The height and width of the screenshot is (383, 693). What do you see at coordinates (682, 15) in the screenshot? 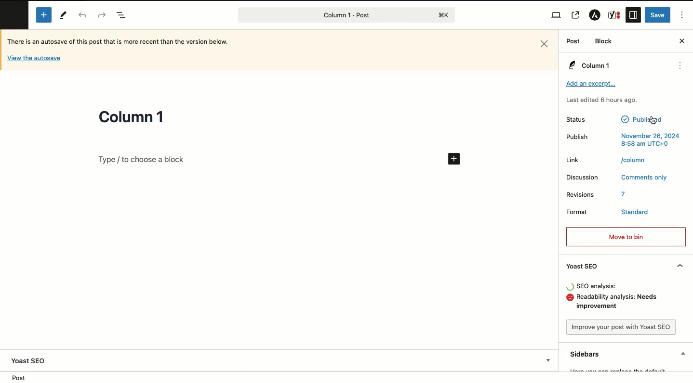
I see `Options` at bounding box center [682, 15].